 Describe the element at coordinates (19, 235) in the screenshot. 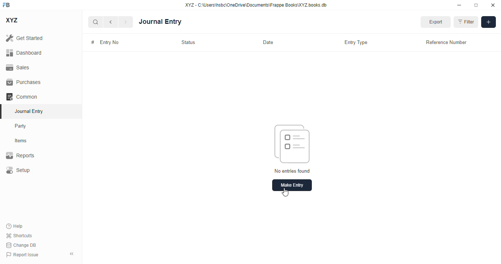

I see `shortcuts` at that location.